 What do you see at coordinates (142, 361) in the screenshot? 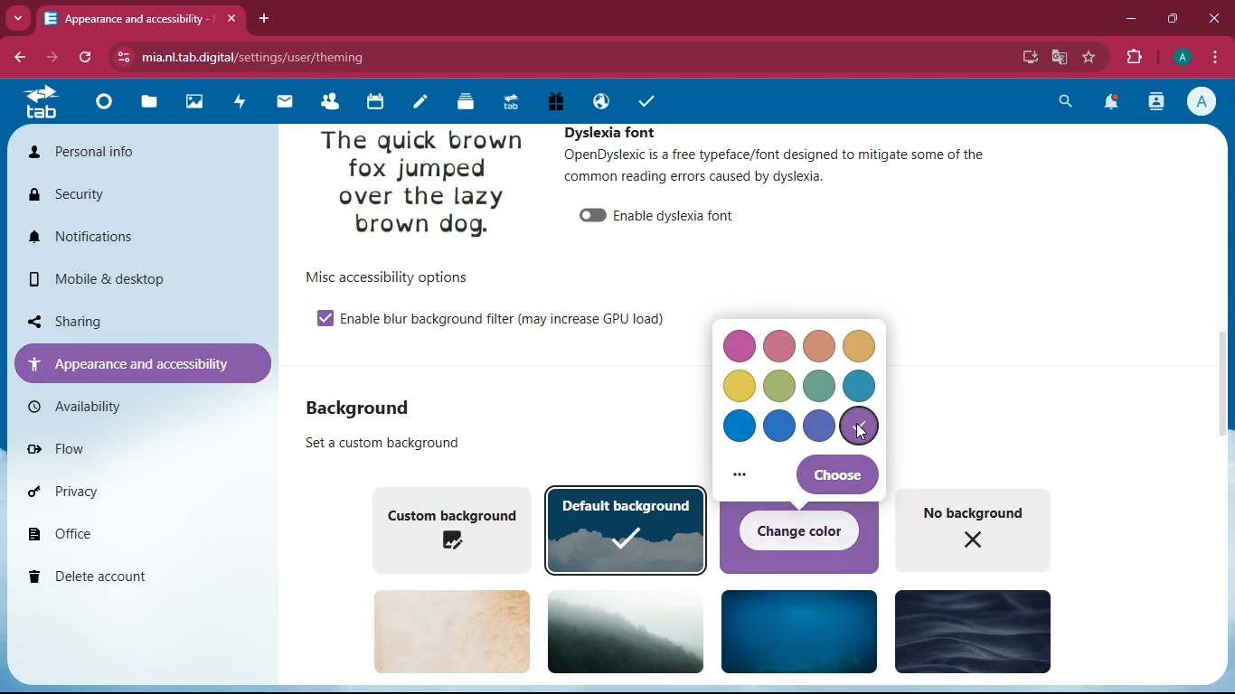
I see `appearance and accessibility ` at bounding box center [142, 361].